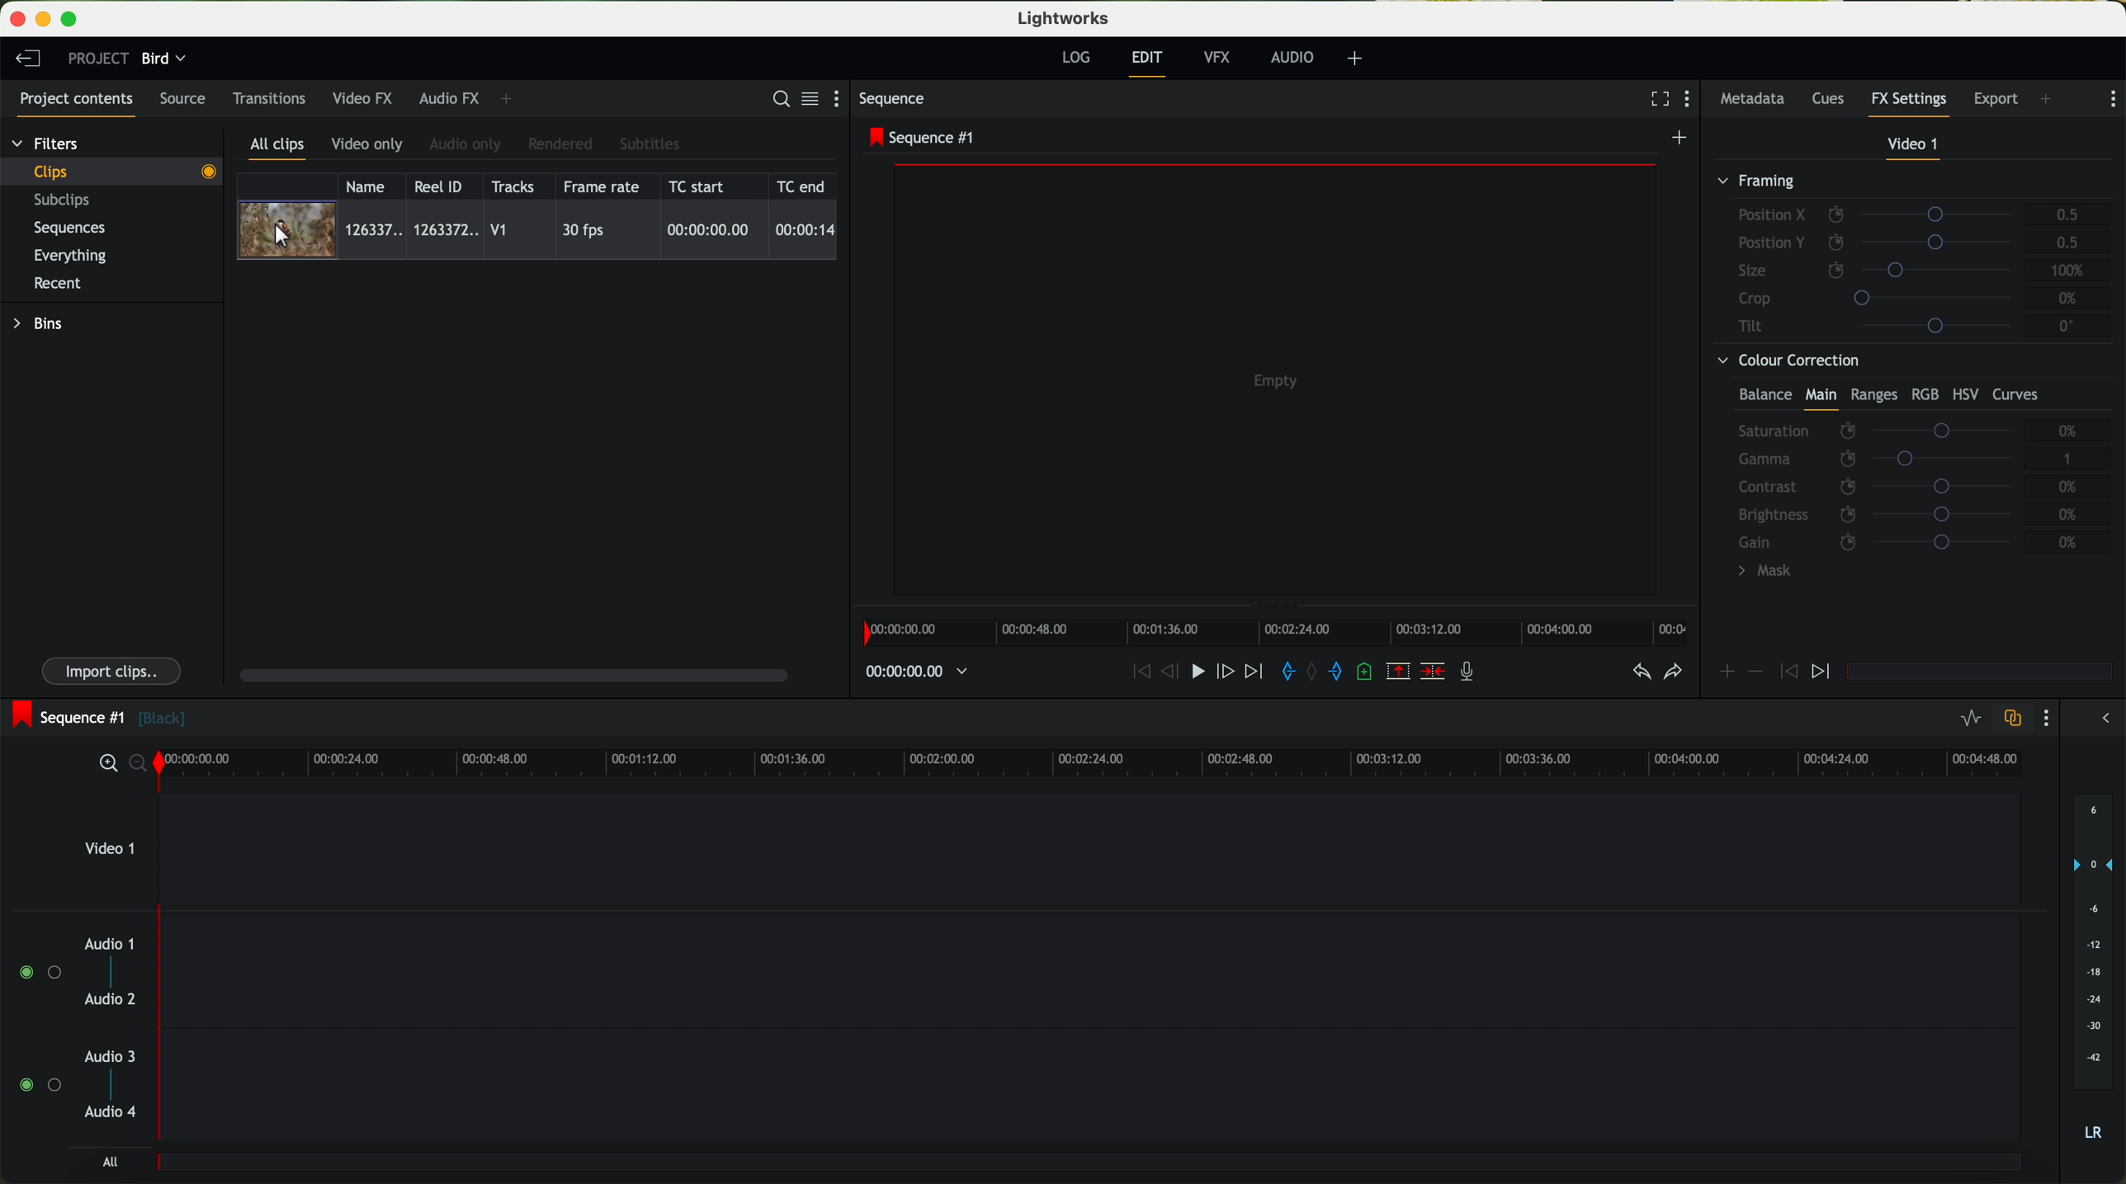 The image size is (2126, 1184). I want to click on delete/cut, so click(1433, 672).